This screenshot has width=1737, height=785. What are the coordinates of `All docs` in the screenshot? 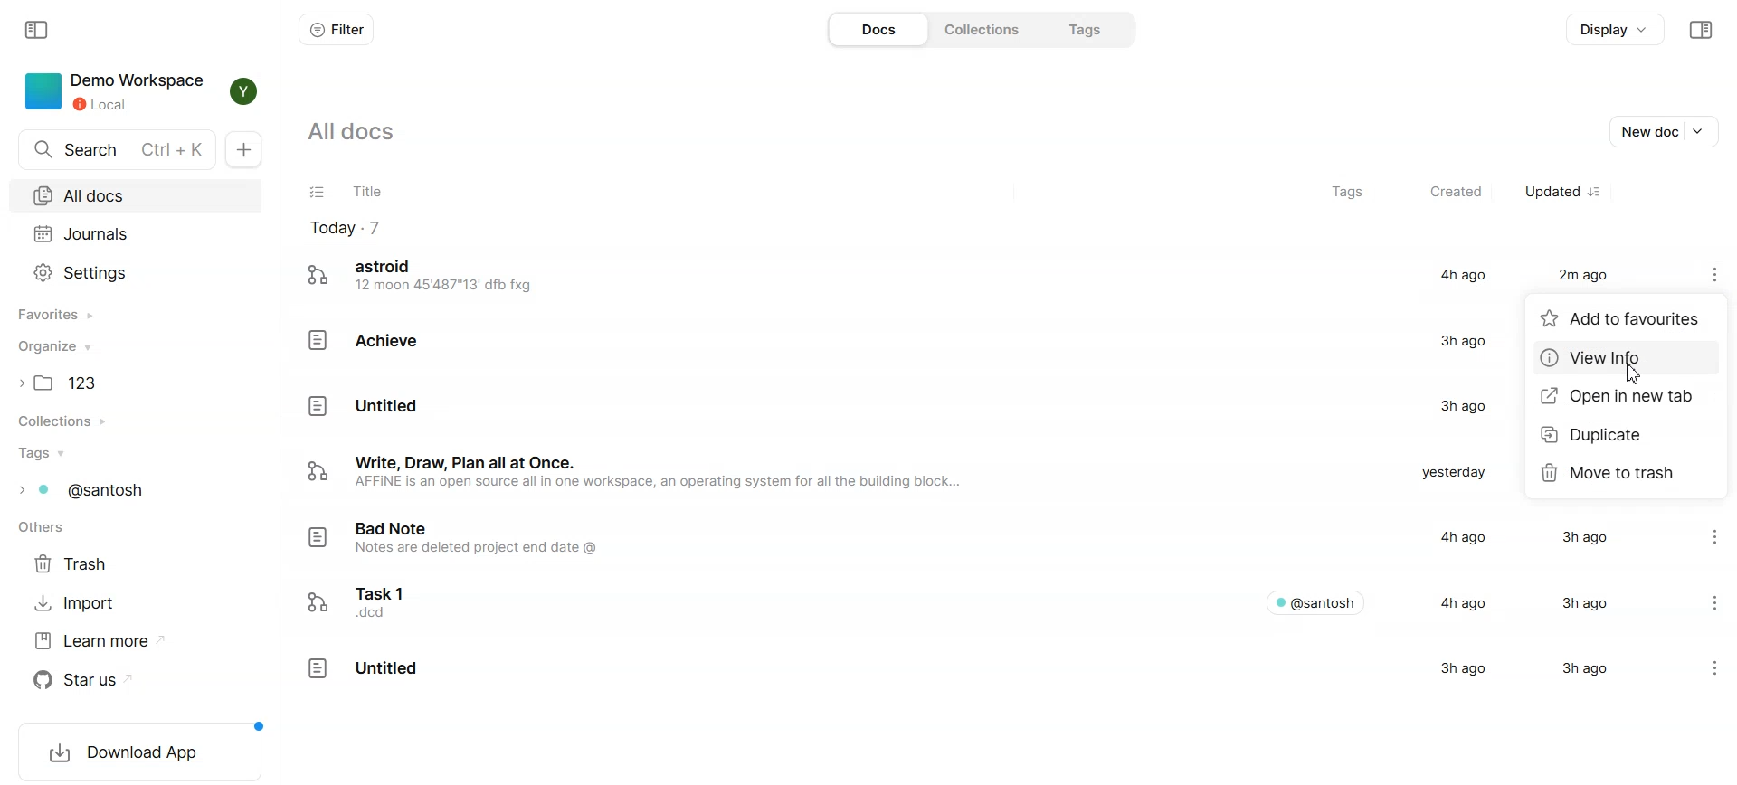 It's located at (137, 196).